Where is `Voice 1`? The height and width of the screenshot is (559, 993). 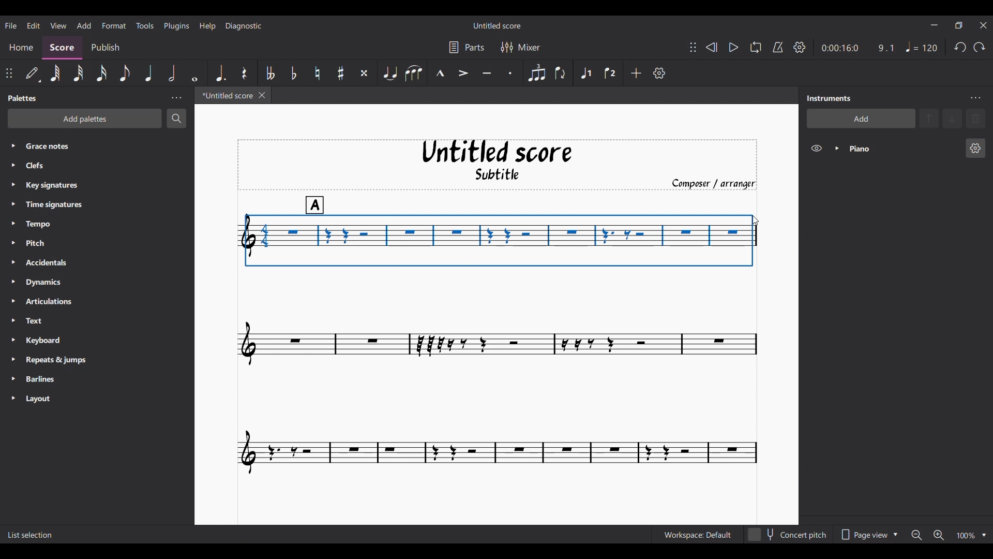 Voice 1 is located at coordinates (585, 73).